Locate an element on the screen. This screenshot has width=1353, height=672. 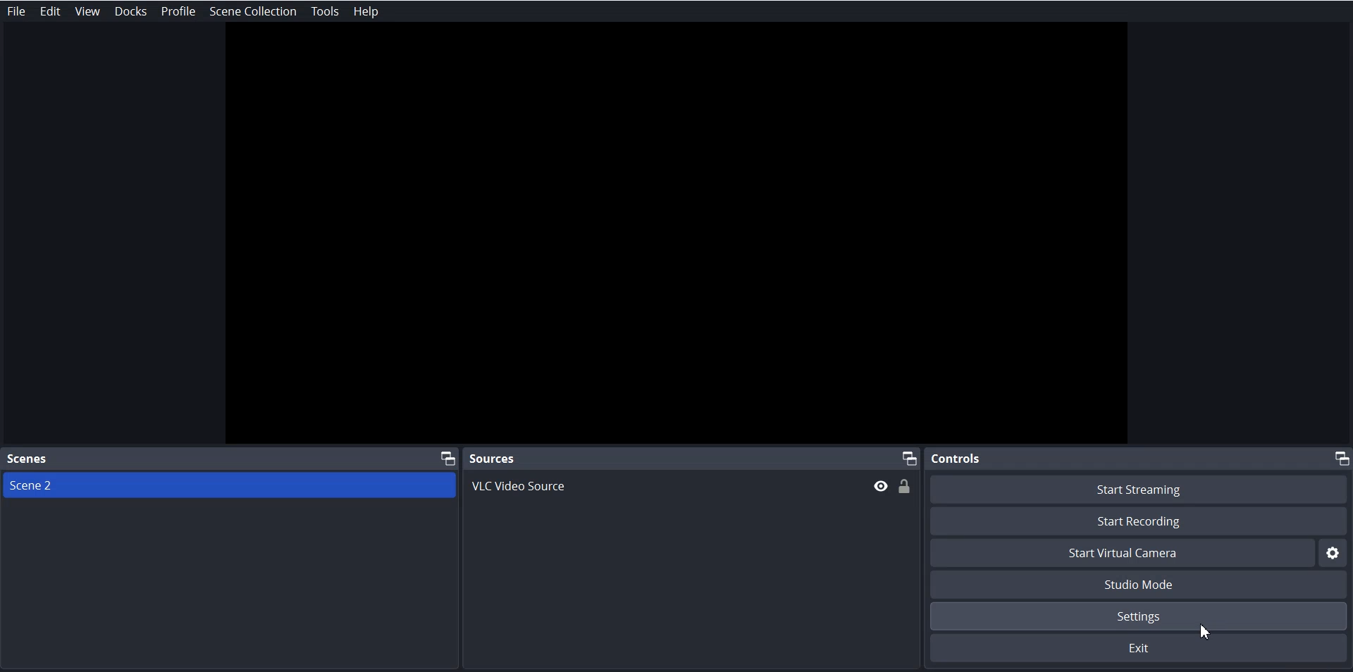
Sources is located at coordinates (492, 458).